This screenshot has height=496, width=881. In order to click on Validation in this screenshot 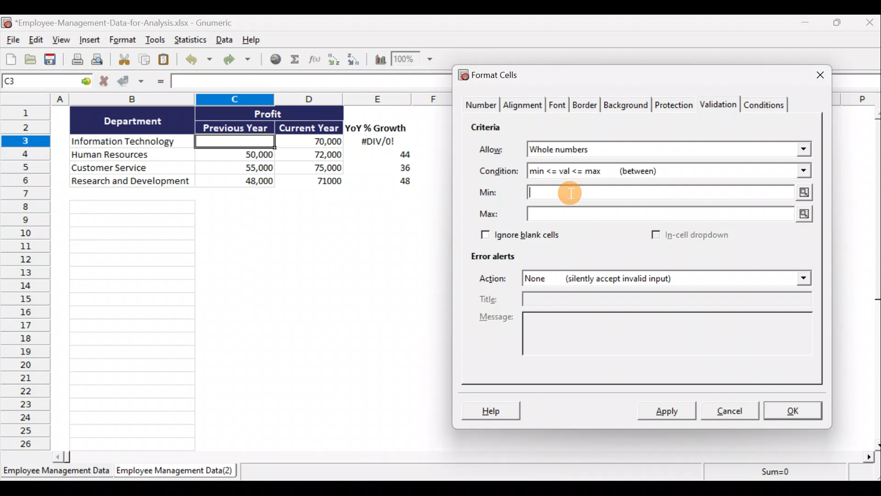, I will do `click(719, 103)`.